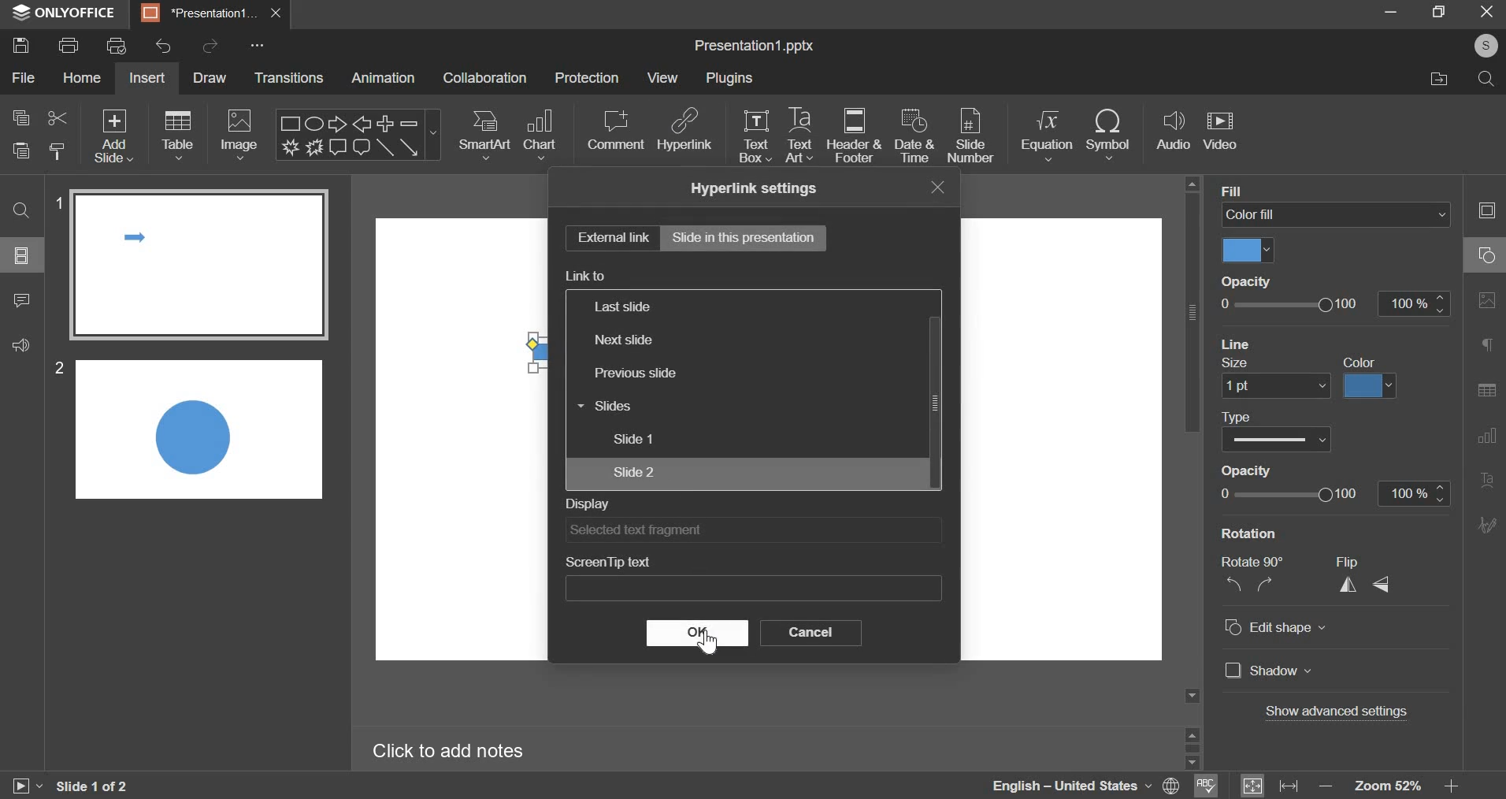 The width and height of the screenshot is (1506, 799). Describe the element at coordinates (1414, 494) in the screenshot. I see `increase/decrease` at that location.